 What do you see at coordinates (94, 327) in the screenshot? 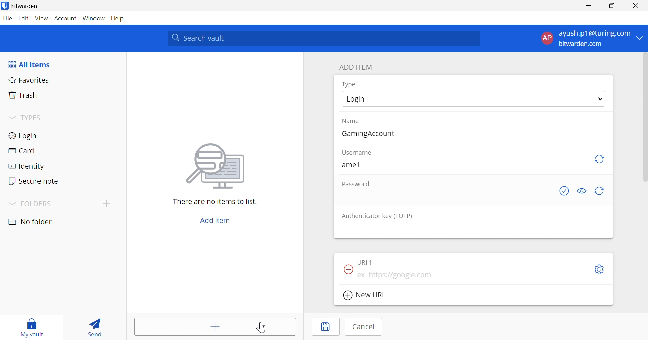
I see `Send` at bounding box center [94, 327].